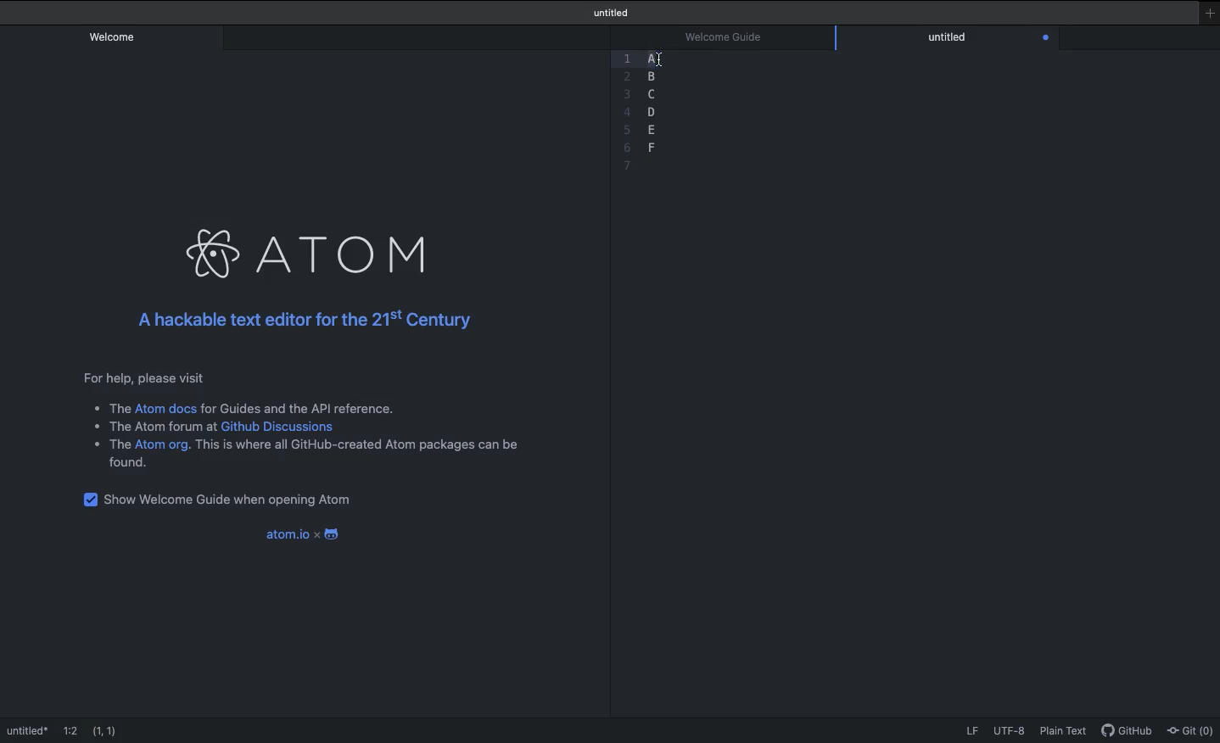 The height and width of the screenshot is (743, 1220). What do you see at coordinates (654, 92) in the screenshot?
I see `c` at bounding box center [654, 92].